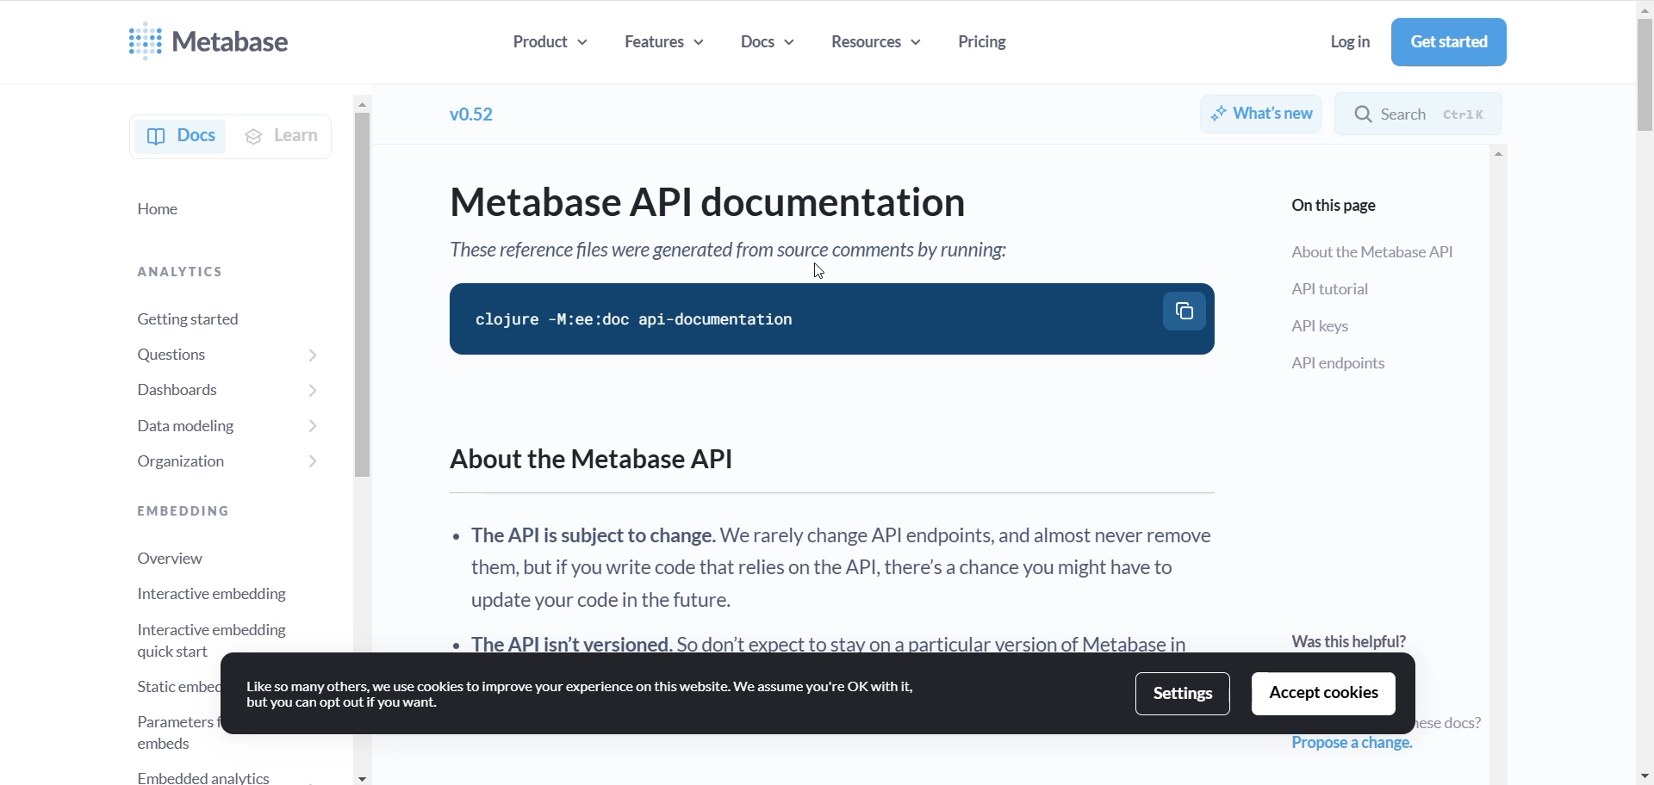  What do you see at coordinates (216, 38) in the screenshot?
I see `name and logo` at bounding box center [216, 38].